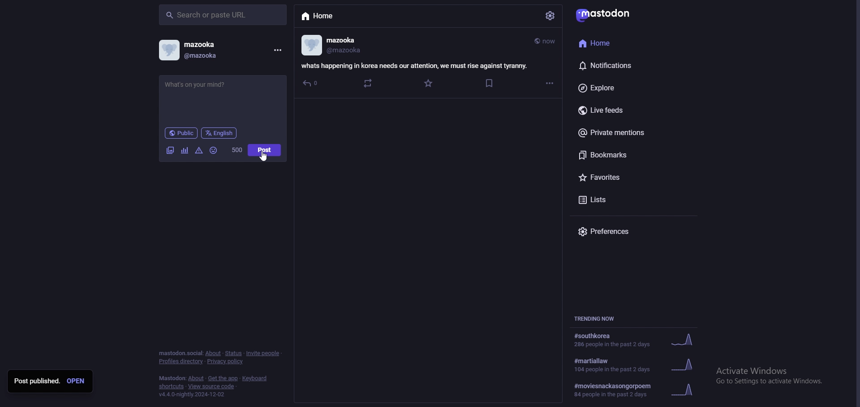 This screenshot has width=860, height=407. I want to click on favourites, so click(430, 83).